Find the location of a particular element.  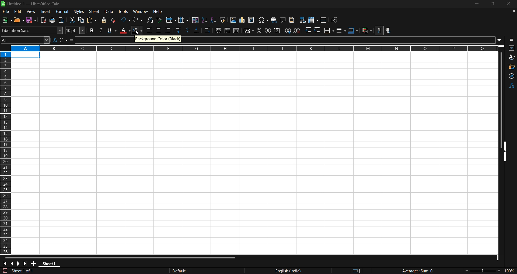

define print area is located at coordinates (302, 20).